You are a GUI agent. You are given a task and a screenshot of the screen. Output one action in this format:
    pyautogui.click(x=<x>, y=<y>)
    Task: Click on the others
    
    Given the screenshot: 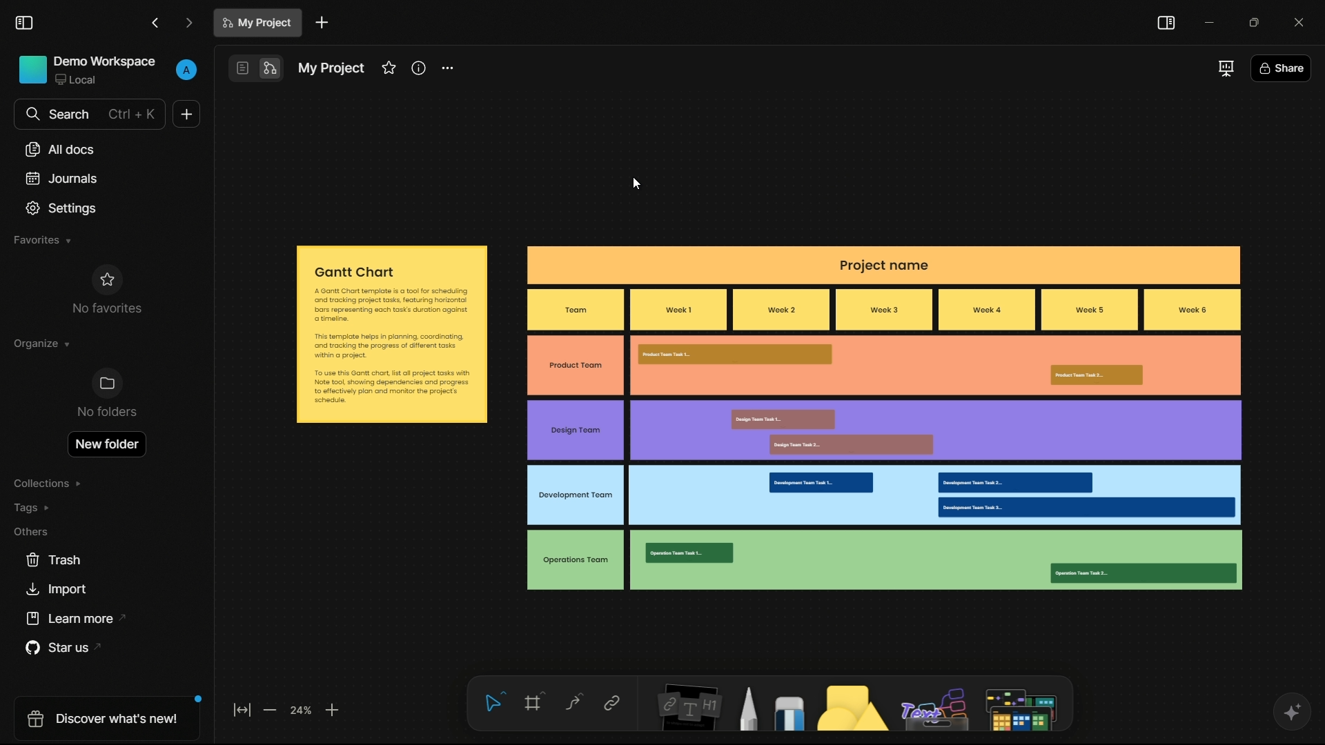 What is the action you would take?
    pyautogui.click(x=32, y=531)
    